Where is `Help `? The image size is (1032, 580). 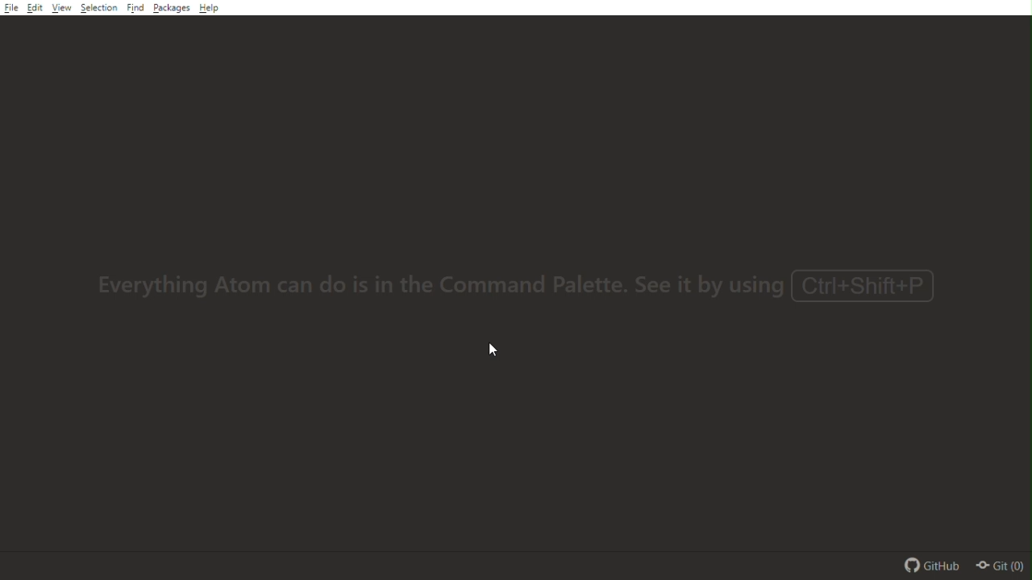
Help  is located at coordinates (209, 9).